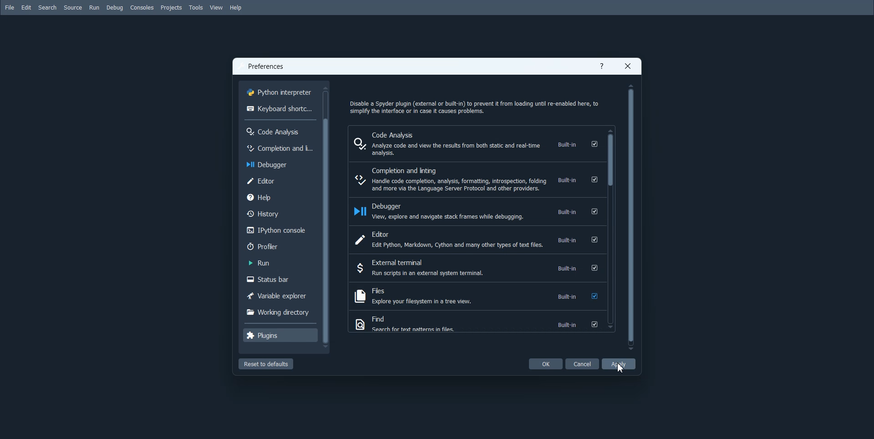 The height and width of the screenshot is (439, 874). What do you see at coordinates (279, 196) in the screenshot?
I see `Help` at bounding box center [279, 196].